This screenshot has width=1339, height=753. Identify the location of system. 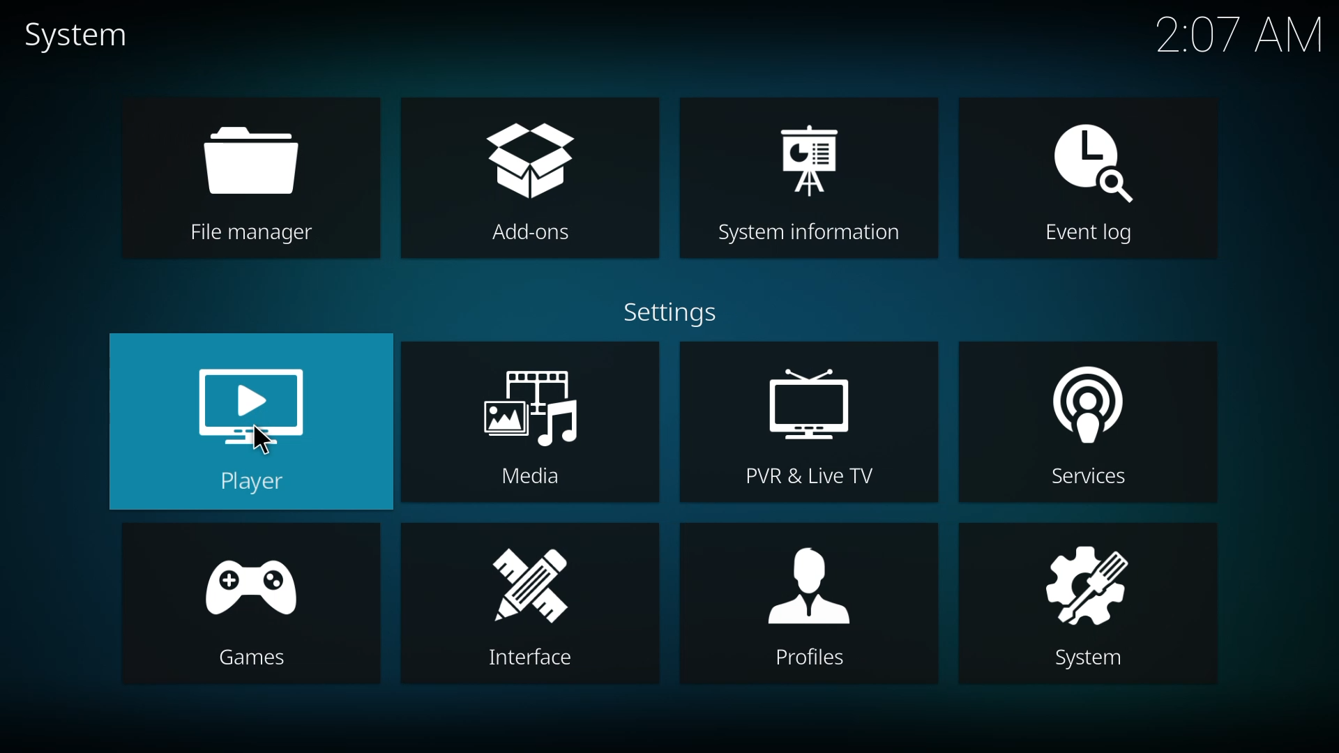
(76, 33).